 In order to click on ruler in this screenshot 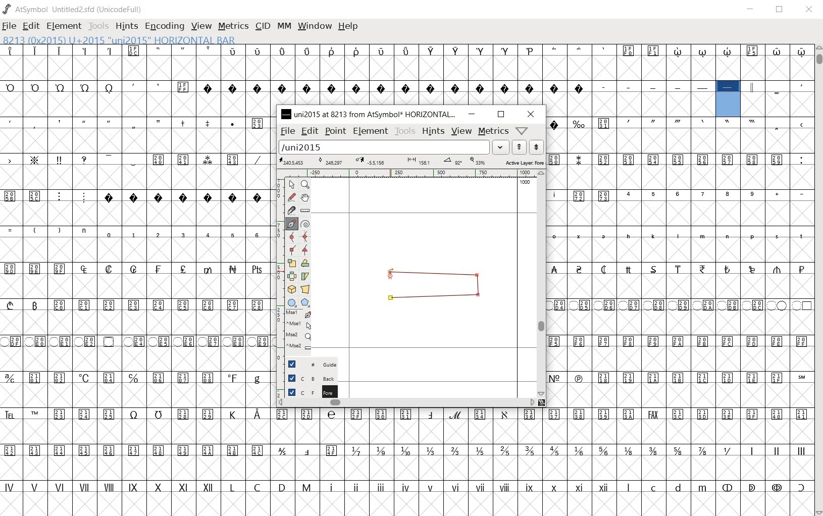, I will do `click(414, 173)`.